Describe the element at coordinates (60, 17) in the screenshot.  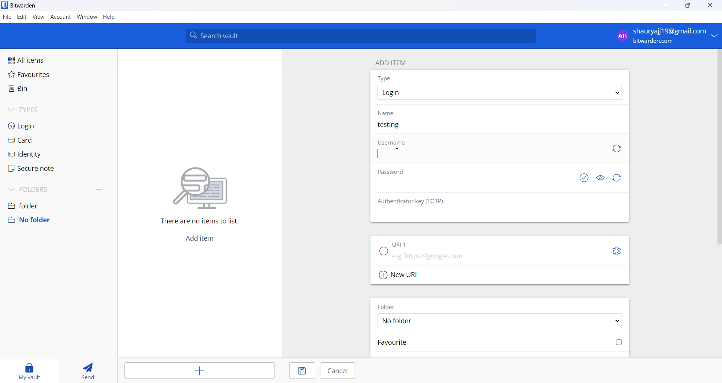
I see `account` at that location.